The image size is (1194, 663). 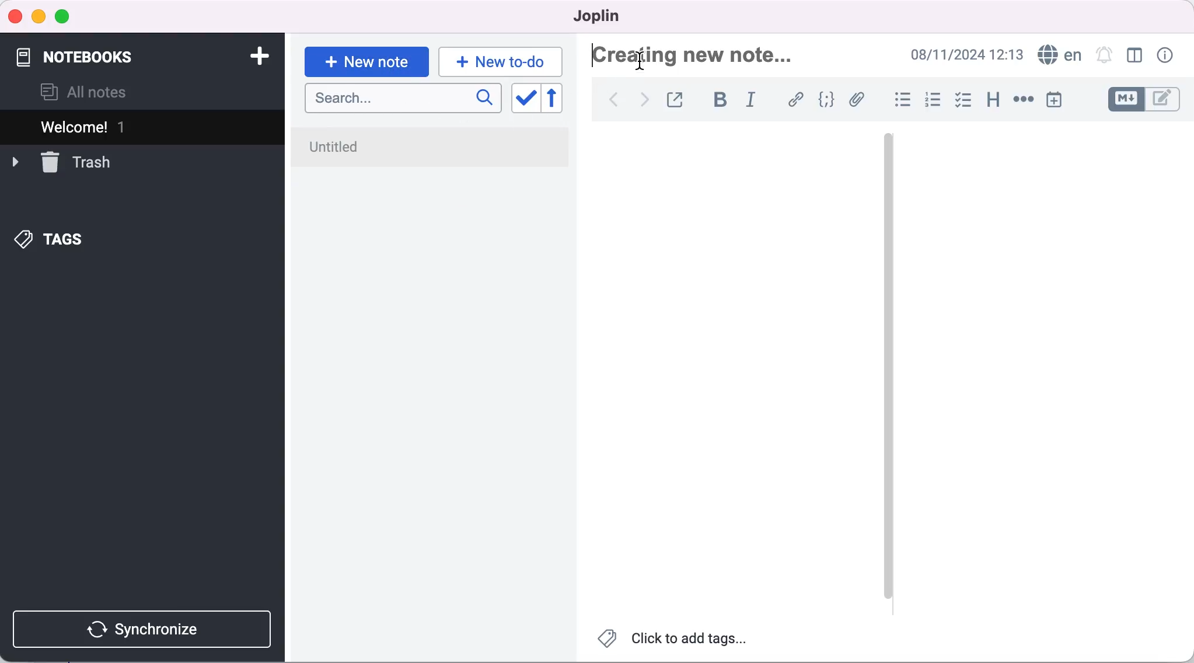 What do you see at coordinates (433, 148) in the screenshot?
I see `untitled ` at bounding box center [433, 148].